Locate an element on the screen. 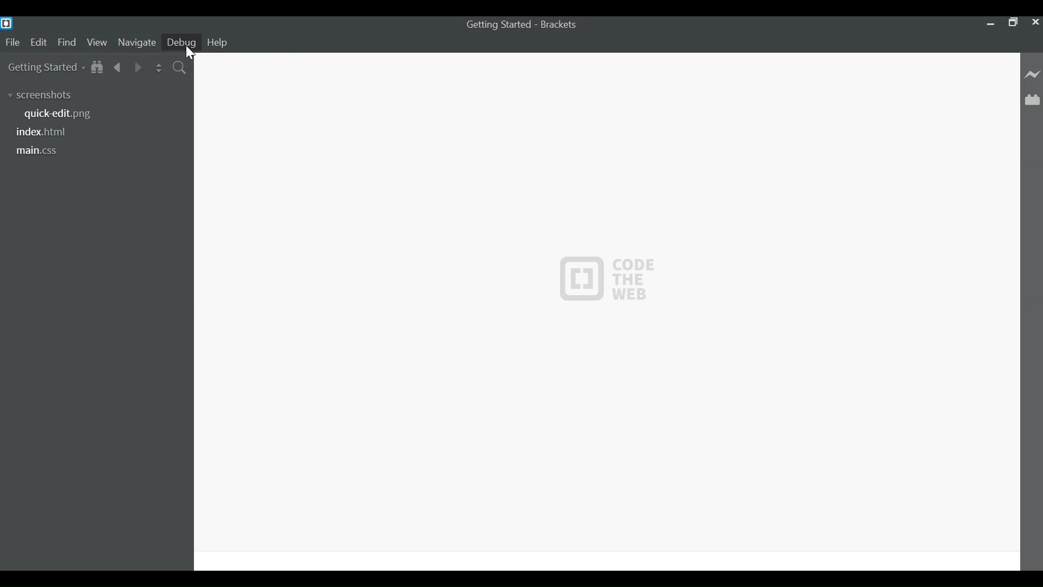  minimize is located at coordinates (989, 24).